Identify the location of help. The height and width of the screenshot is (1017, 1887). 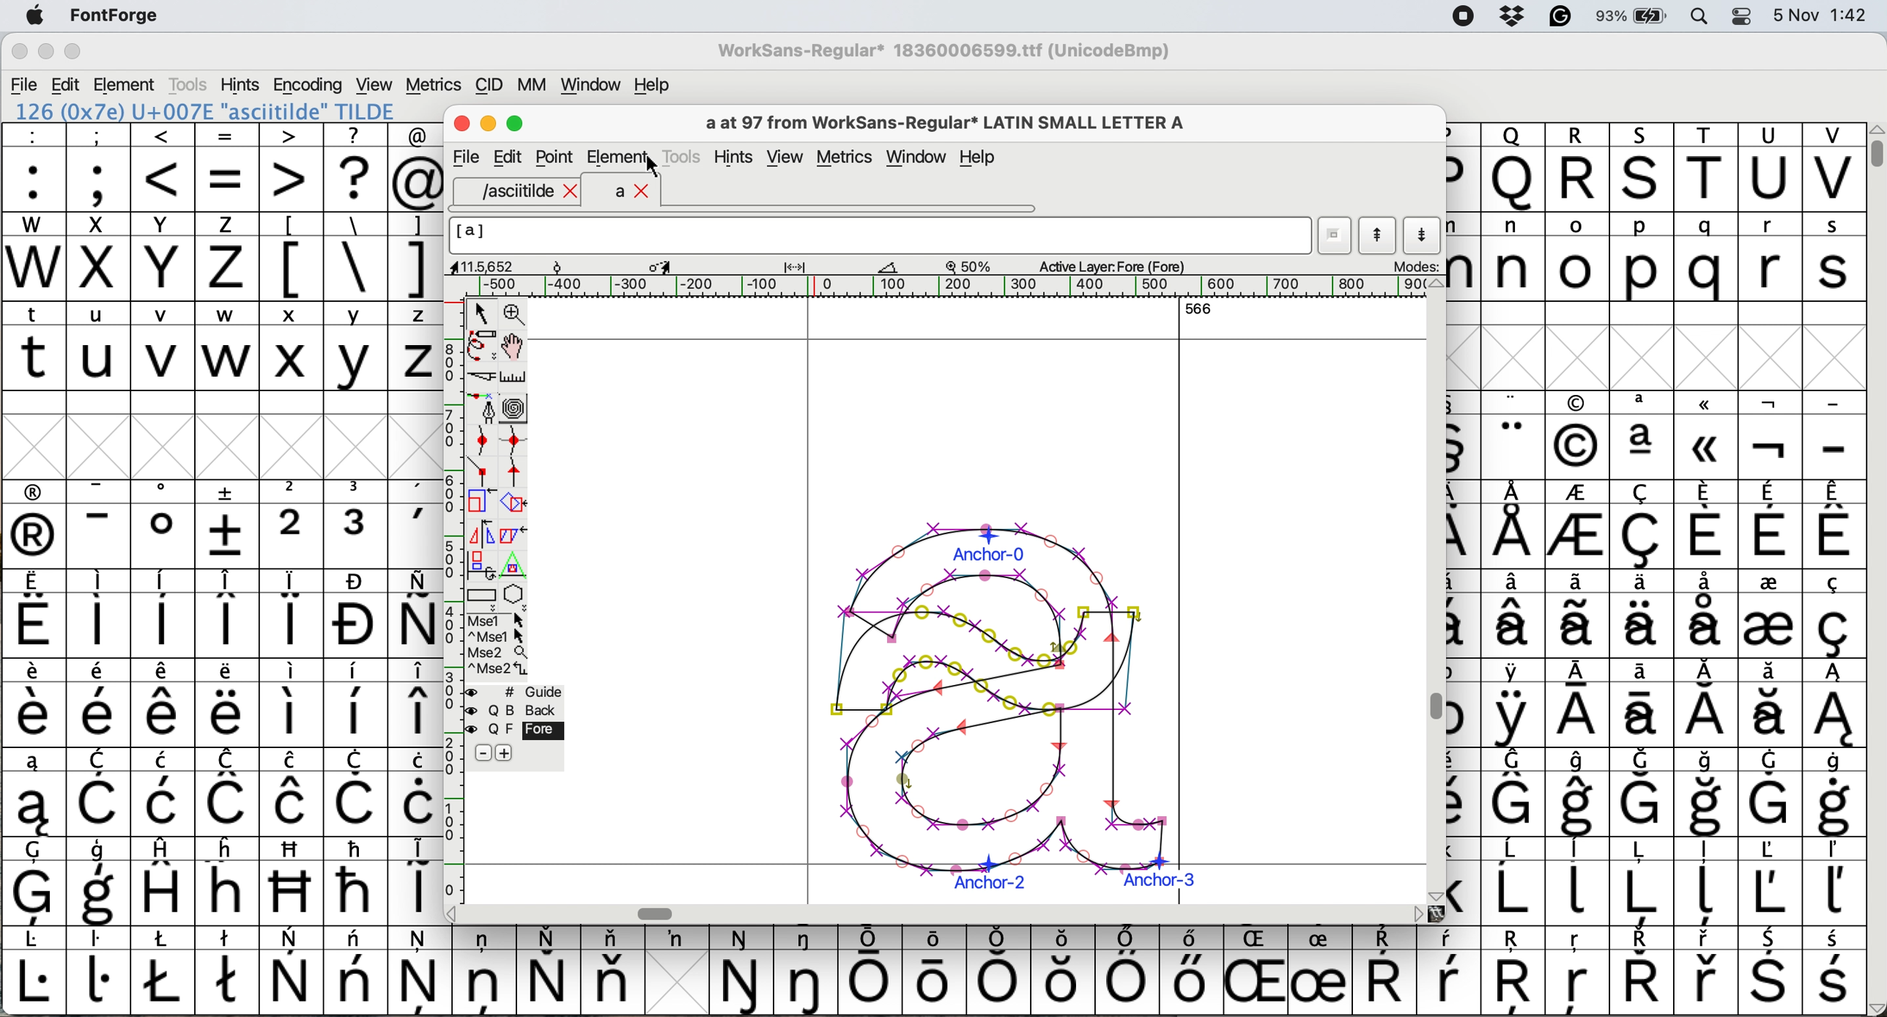
(653, 84).